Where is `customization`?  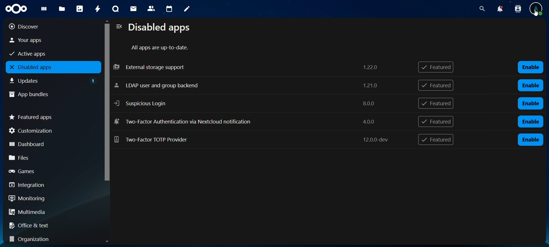 customization is located at coordinates (51, 131).